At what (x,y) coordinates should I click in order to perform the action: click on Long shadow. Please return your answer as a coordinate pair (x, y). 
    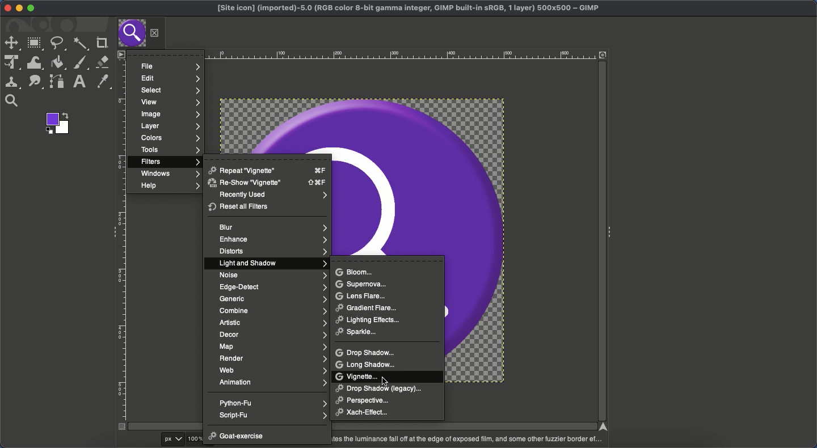
    Looking at the image, I should click on (367, 365).